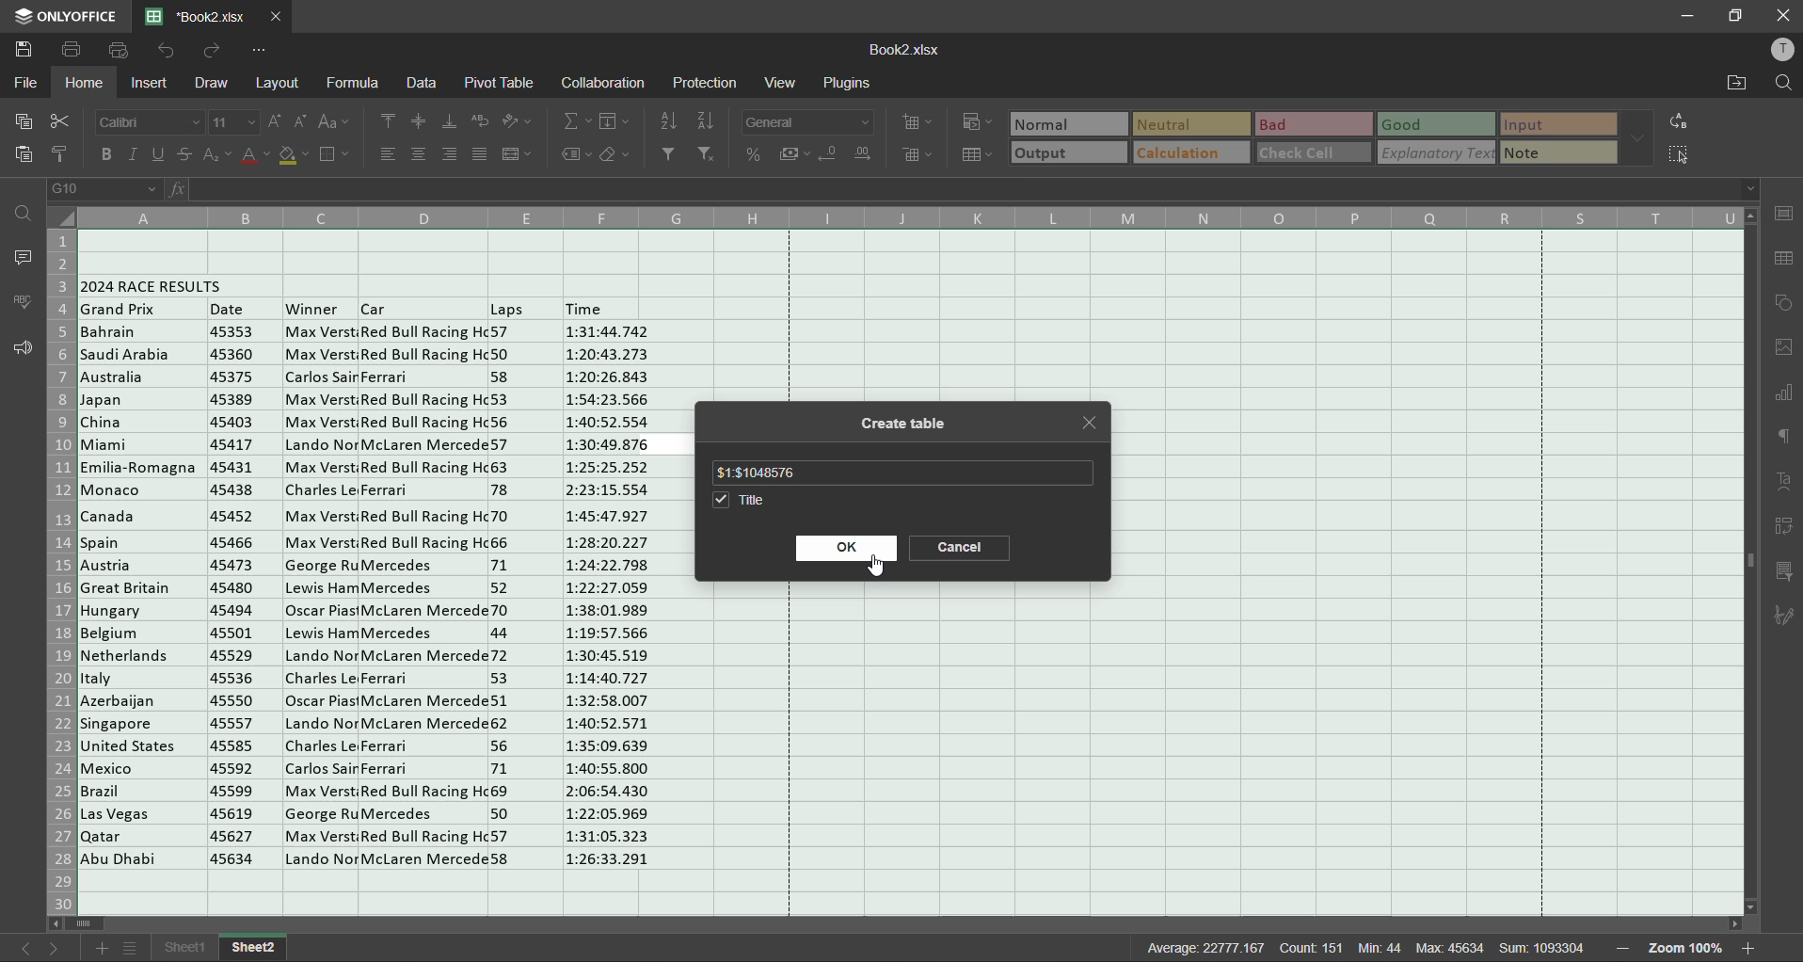  Describe the element at coordinates (353, 82) in the screenshot. I see `formula` at that location.